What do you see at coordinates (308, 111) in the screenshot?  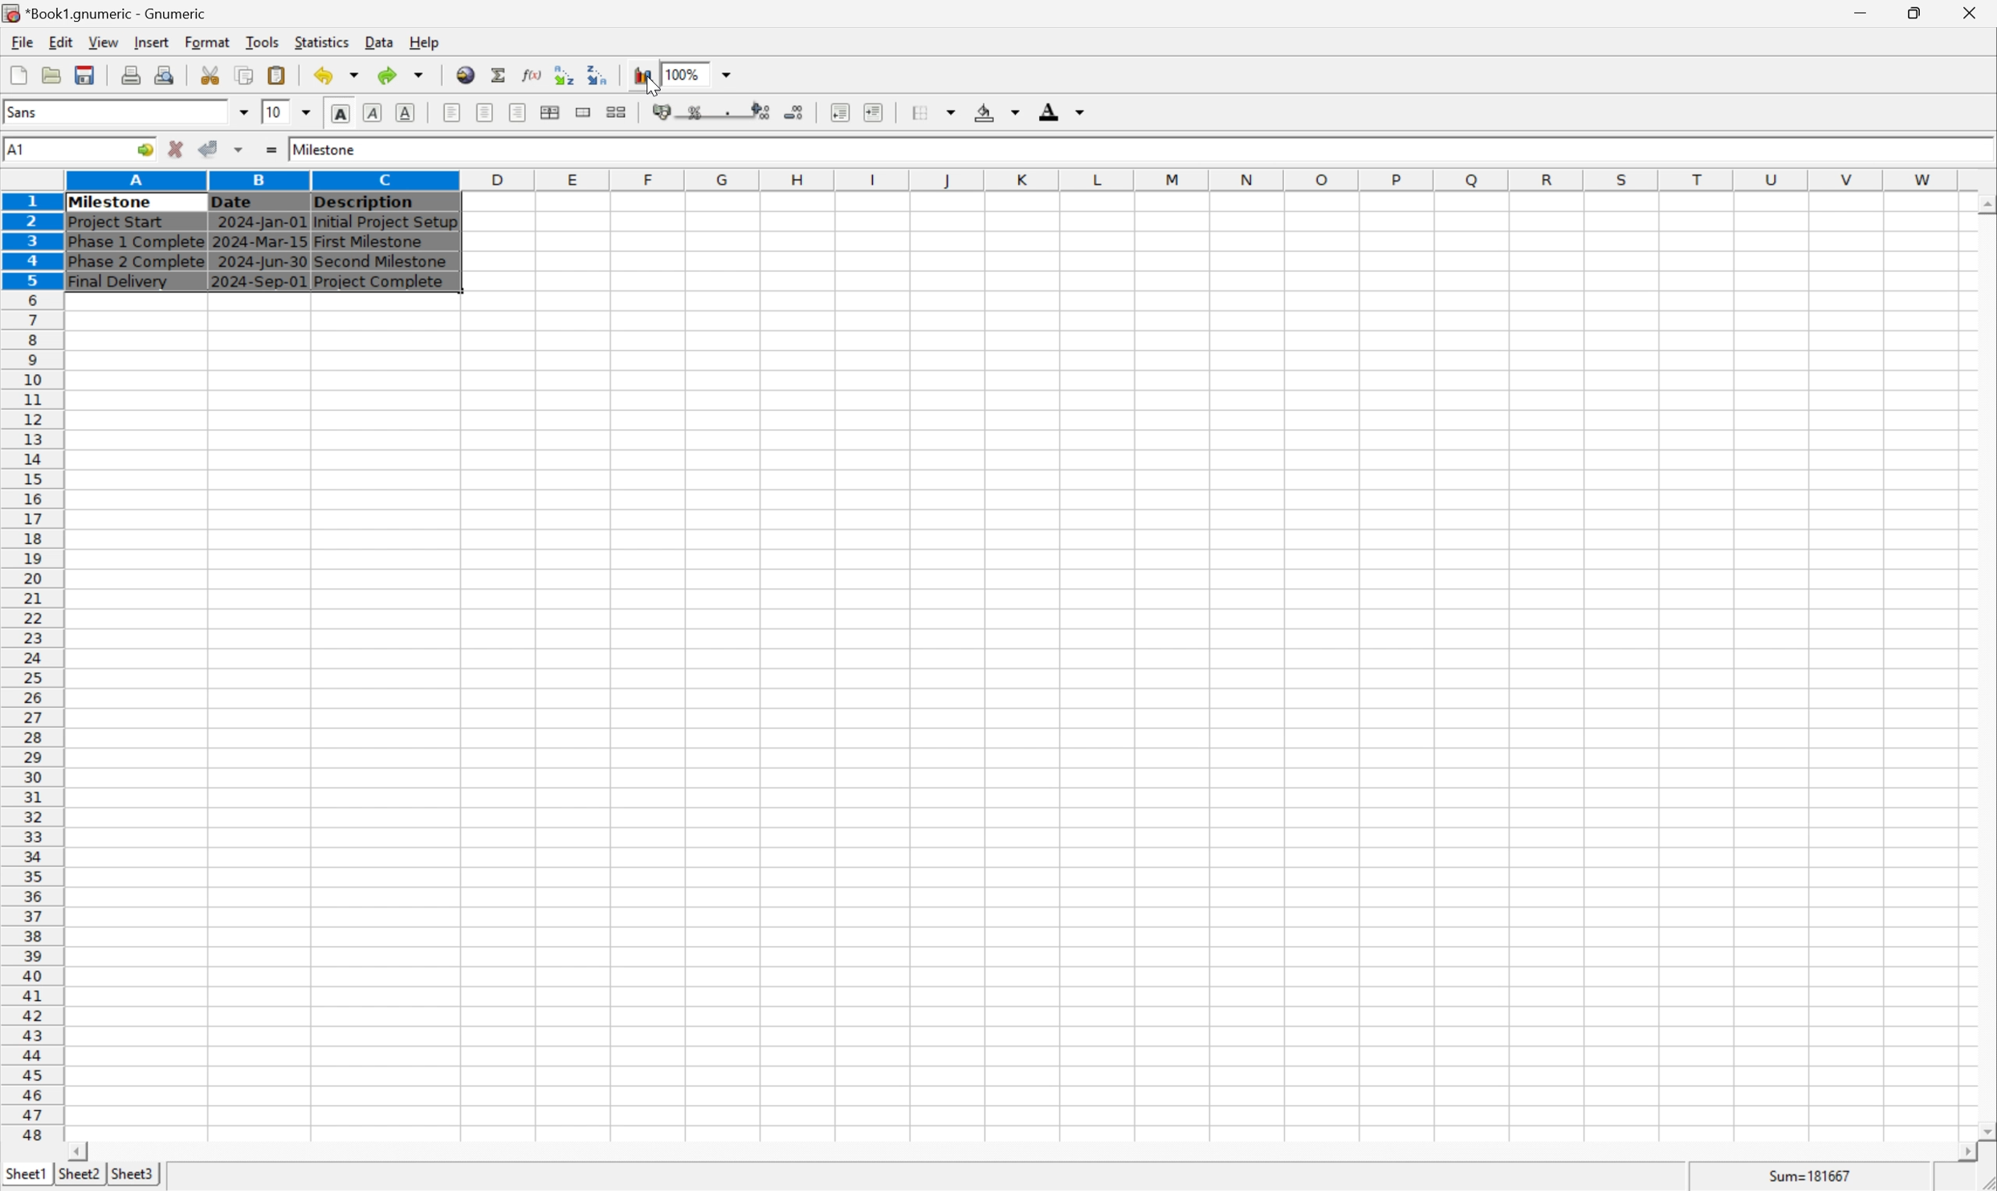 I see `drop down` at bounding box center [308, 111].